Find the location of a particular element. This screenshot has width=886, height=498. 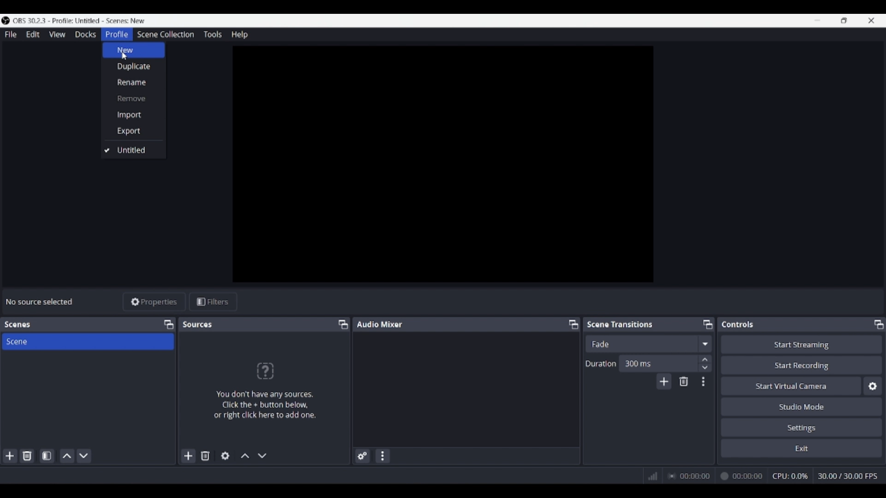

Delete selected scene is located at coordinates (27, 456).